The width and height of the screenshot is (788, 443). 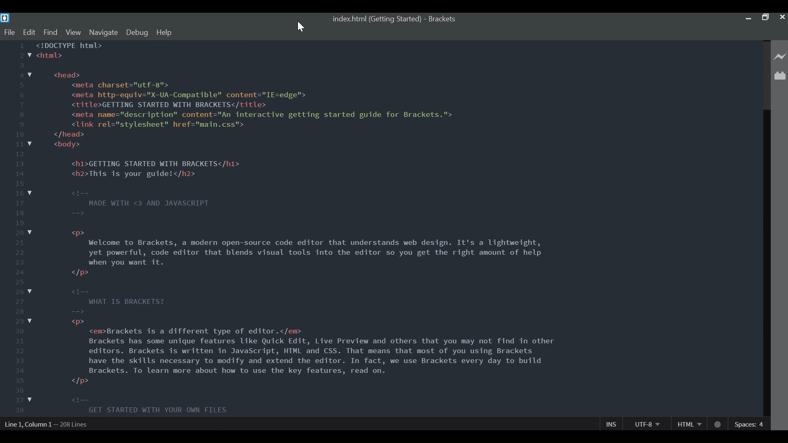 What do you see at coordinates (750, 423) in the screenshot?
I see `Space: 4` at bounding box center [750, 423].